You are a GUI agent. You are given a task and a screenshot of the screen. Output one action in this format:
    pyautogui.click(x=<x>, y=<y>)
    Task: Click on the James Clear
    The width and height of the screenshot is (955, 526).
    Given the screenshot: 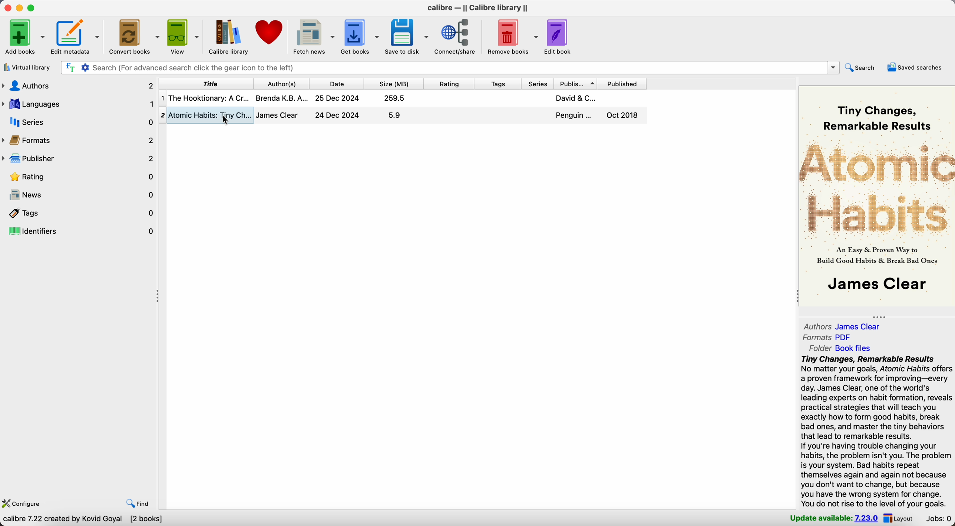 What is the action you would take?
    pyautogui.click(x=278, y=115)
    